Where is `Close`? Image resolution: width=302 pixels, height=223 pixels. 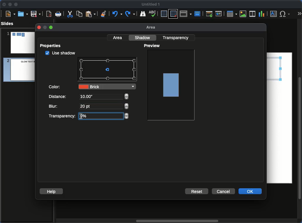
Close is located at coordinates (4, 4).